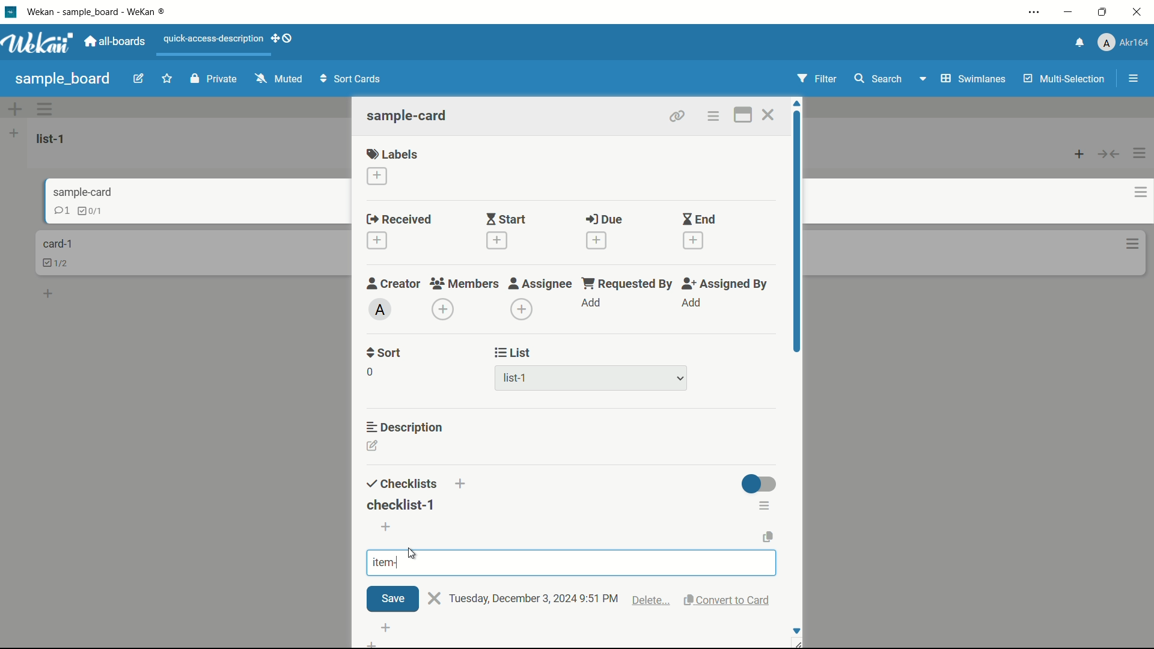 This screenshot has height=649, width=1154. I want to click on add swimlane, so click(15, 108).